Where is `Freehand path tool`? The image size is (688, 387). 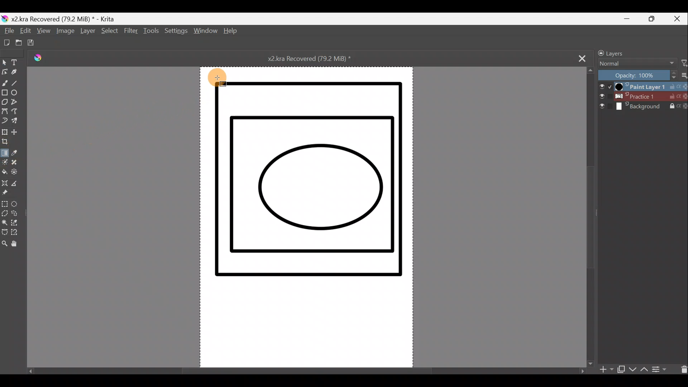
Freehand path tool is located at coordinates (17, 113).